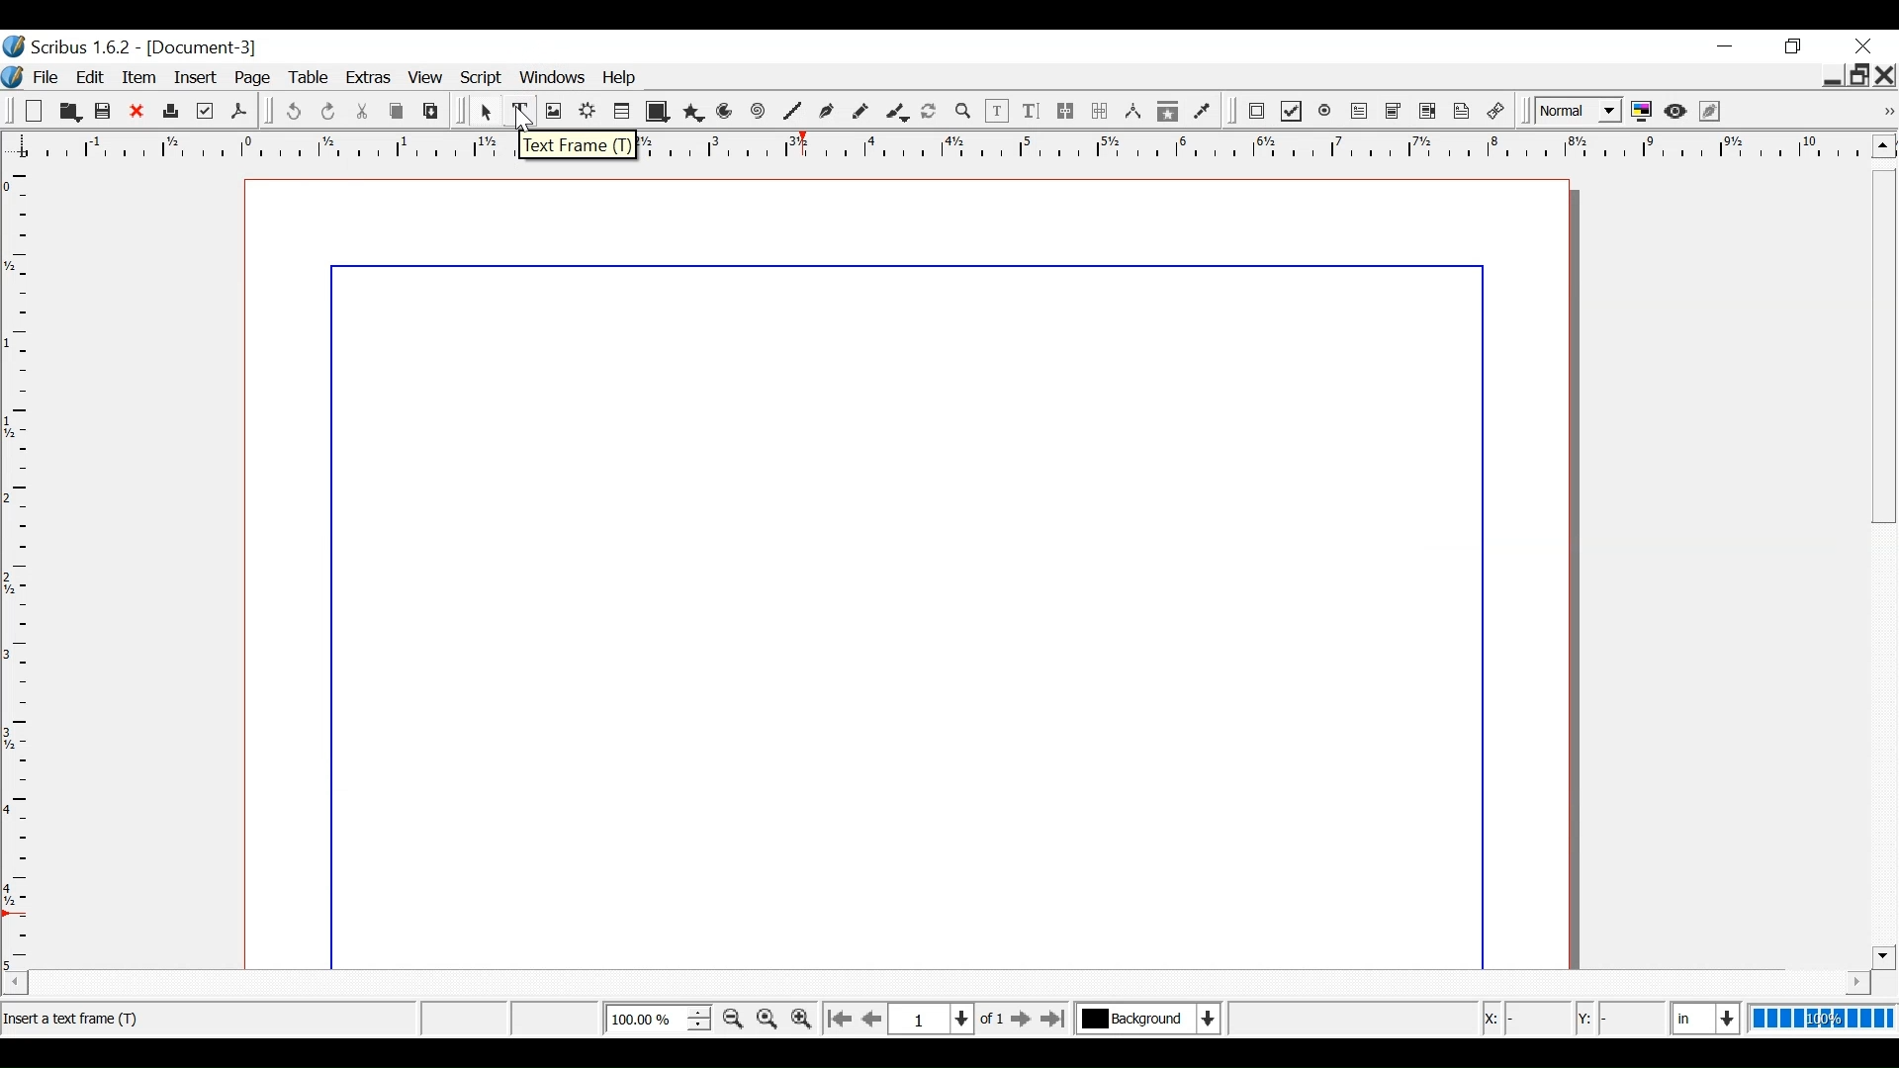 The image size is (1899, 1068). I want to click on Insert, so click(199, 76).